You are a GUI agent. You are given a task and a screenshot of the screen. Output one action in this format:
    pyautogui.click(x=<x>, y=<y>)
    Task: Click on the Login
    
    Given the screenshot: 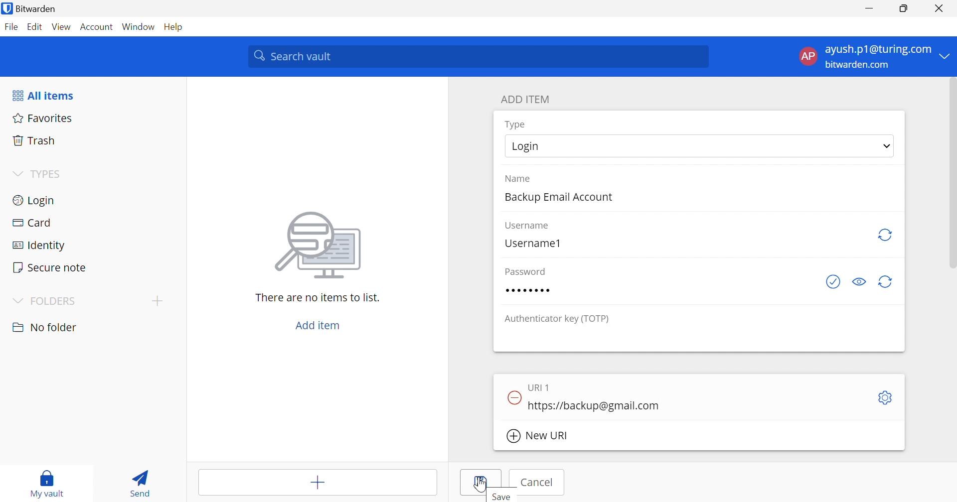 What is the action you would take?
    pyautogui.click(x=525, y=146)
    